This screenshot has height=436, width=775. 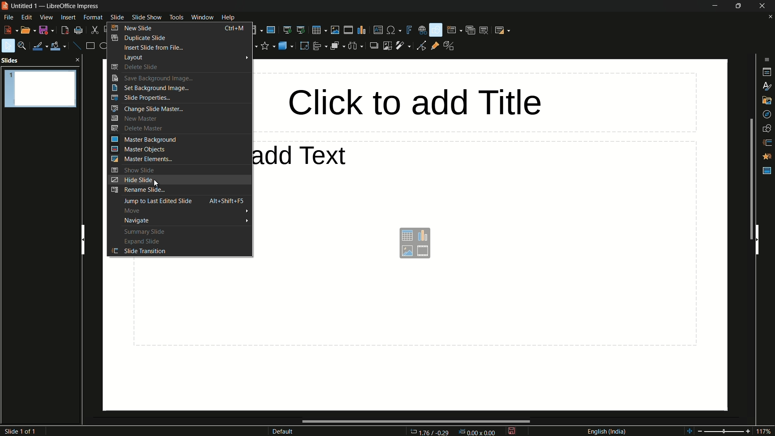 I want to click on hide, so click(x=758, y=240).